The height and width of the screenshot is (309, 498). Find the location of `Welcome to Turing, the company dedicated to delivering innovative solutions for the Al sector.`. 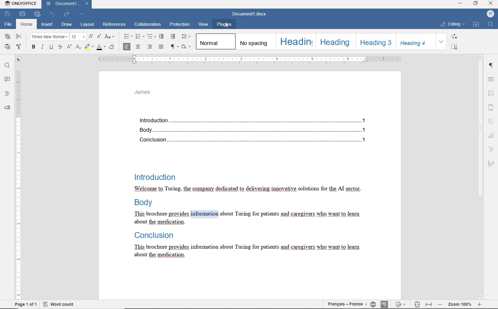

Welcome to Turing, the company dedicated to delivering innovative solutions for the Al sector. is located at coordinates (247, 189).